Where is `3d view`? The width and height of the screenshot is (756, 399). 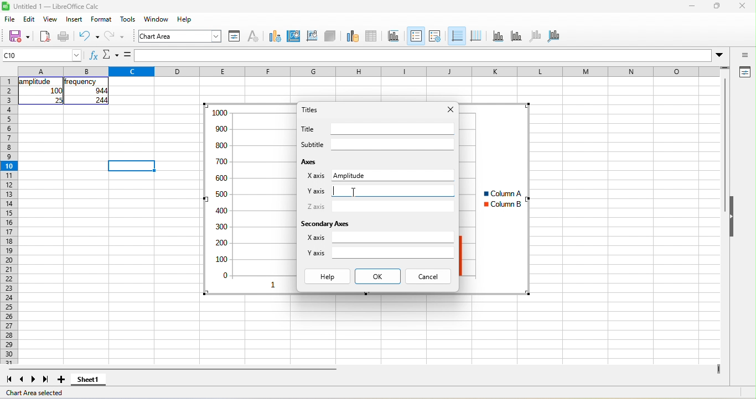
3d view is located at coordinates (330, 36).